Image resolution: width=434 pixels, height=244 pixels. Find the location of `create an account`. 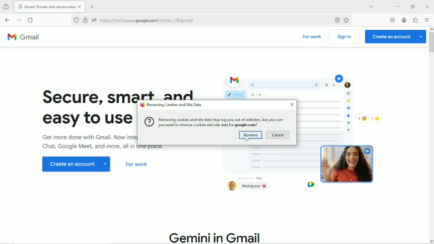

create an account is located at coordinates (73, 167).